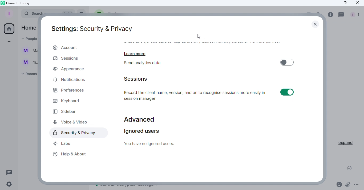 The image size is (364, 190). What do you see at coordinates (200, 37) in the screenshot?
I see `Cursor` at bounding box center [200, 37].